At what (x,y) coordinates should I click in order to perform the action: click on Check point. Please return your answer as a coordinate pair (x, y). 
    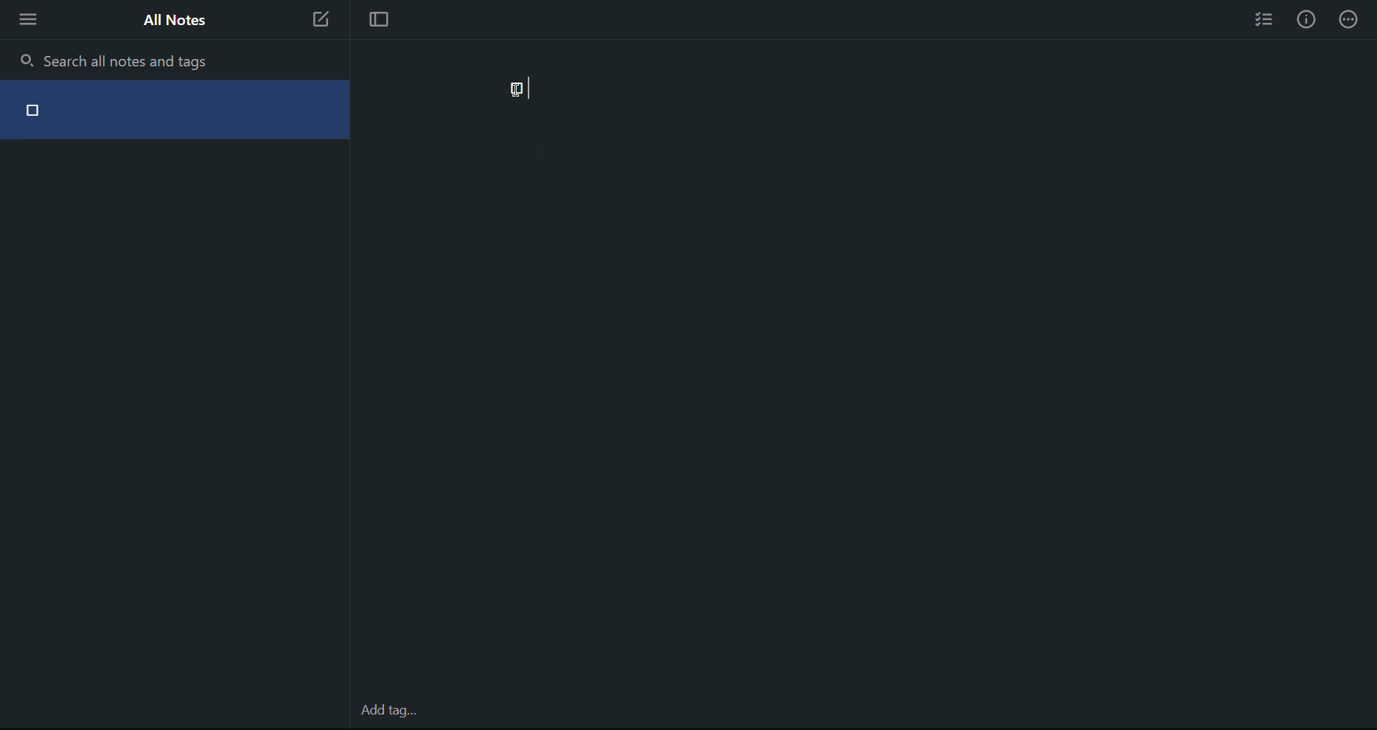
    Looking at the image, I should click on (37, 108).